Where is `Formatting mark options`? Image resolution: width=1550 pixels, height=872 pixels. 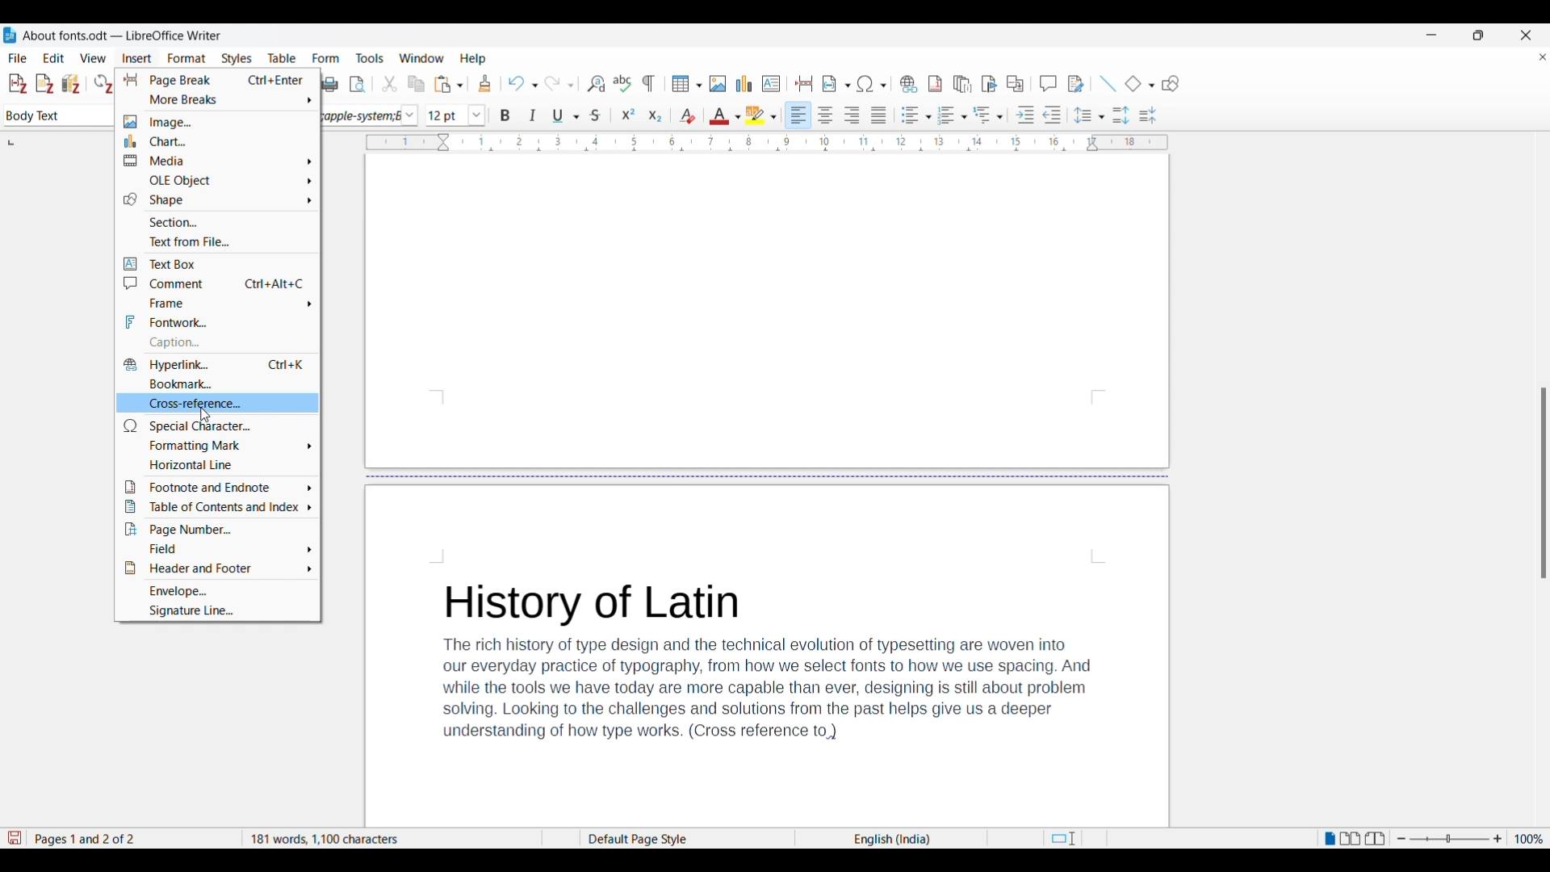 Formatting mark options is located at coordinates (218, 446).